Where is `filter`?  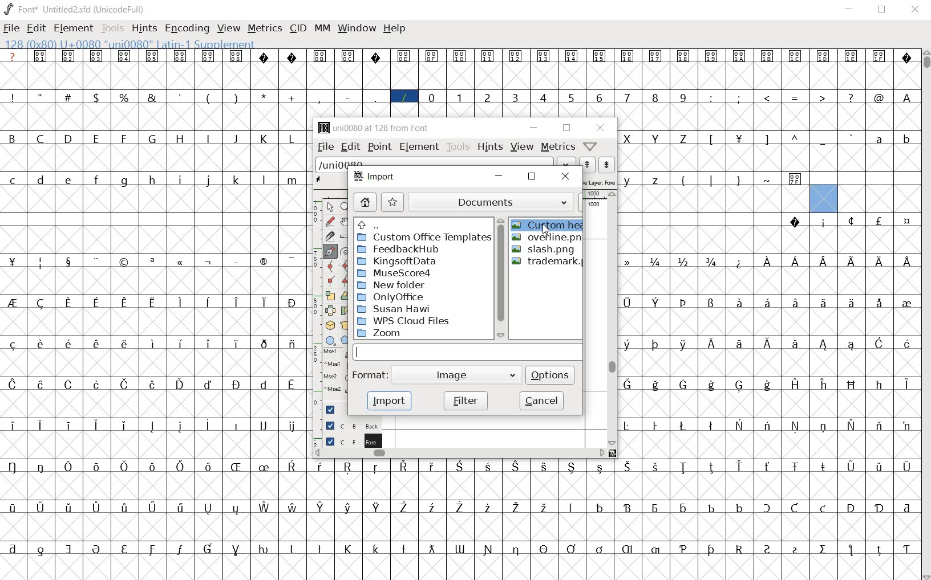
filter is located at coordinates (465, 400).